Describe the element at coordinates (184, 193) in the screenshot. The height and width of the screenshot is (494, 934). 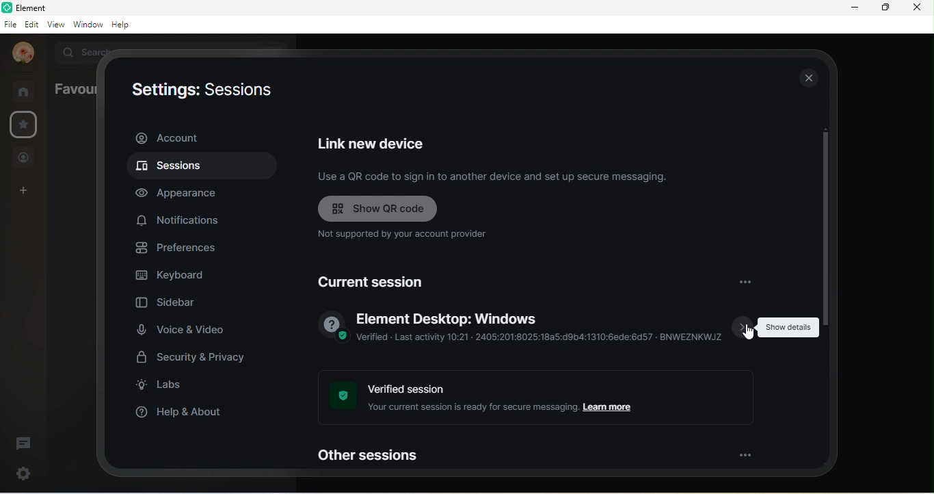
I see `appearance` at that location.